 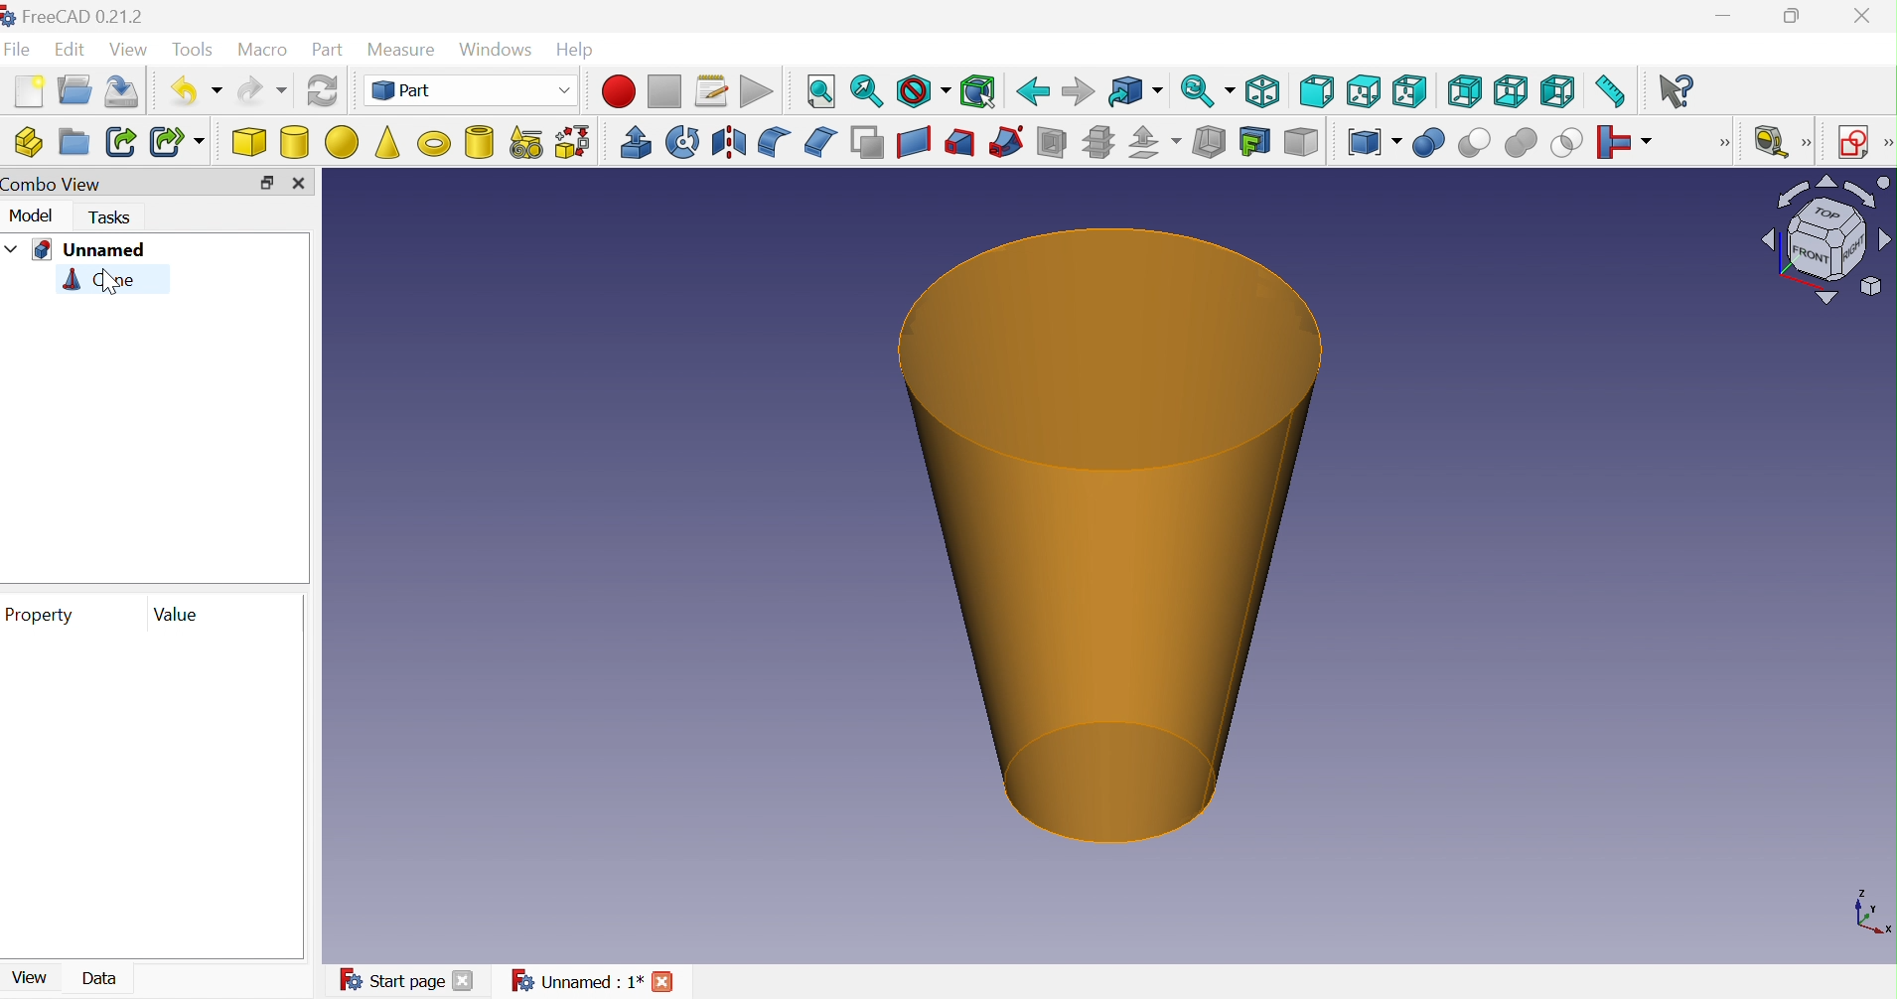 I want to click on Make sub-link, so click(x=176, y=141).